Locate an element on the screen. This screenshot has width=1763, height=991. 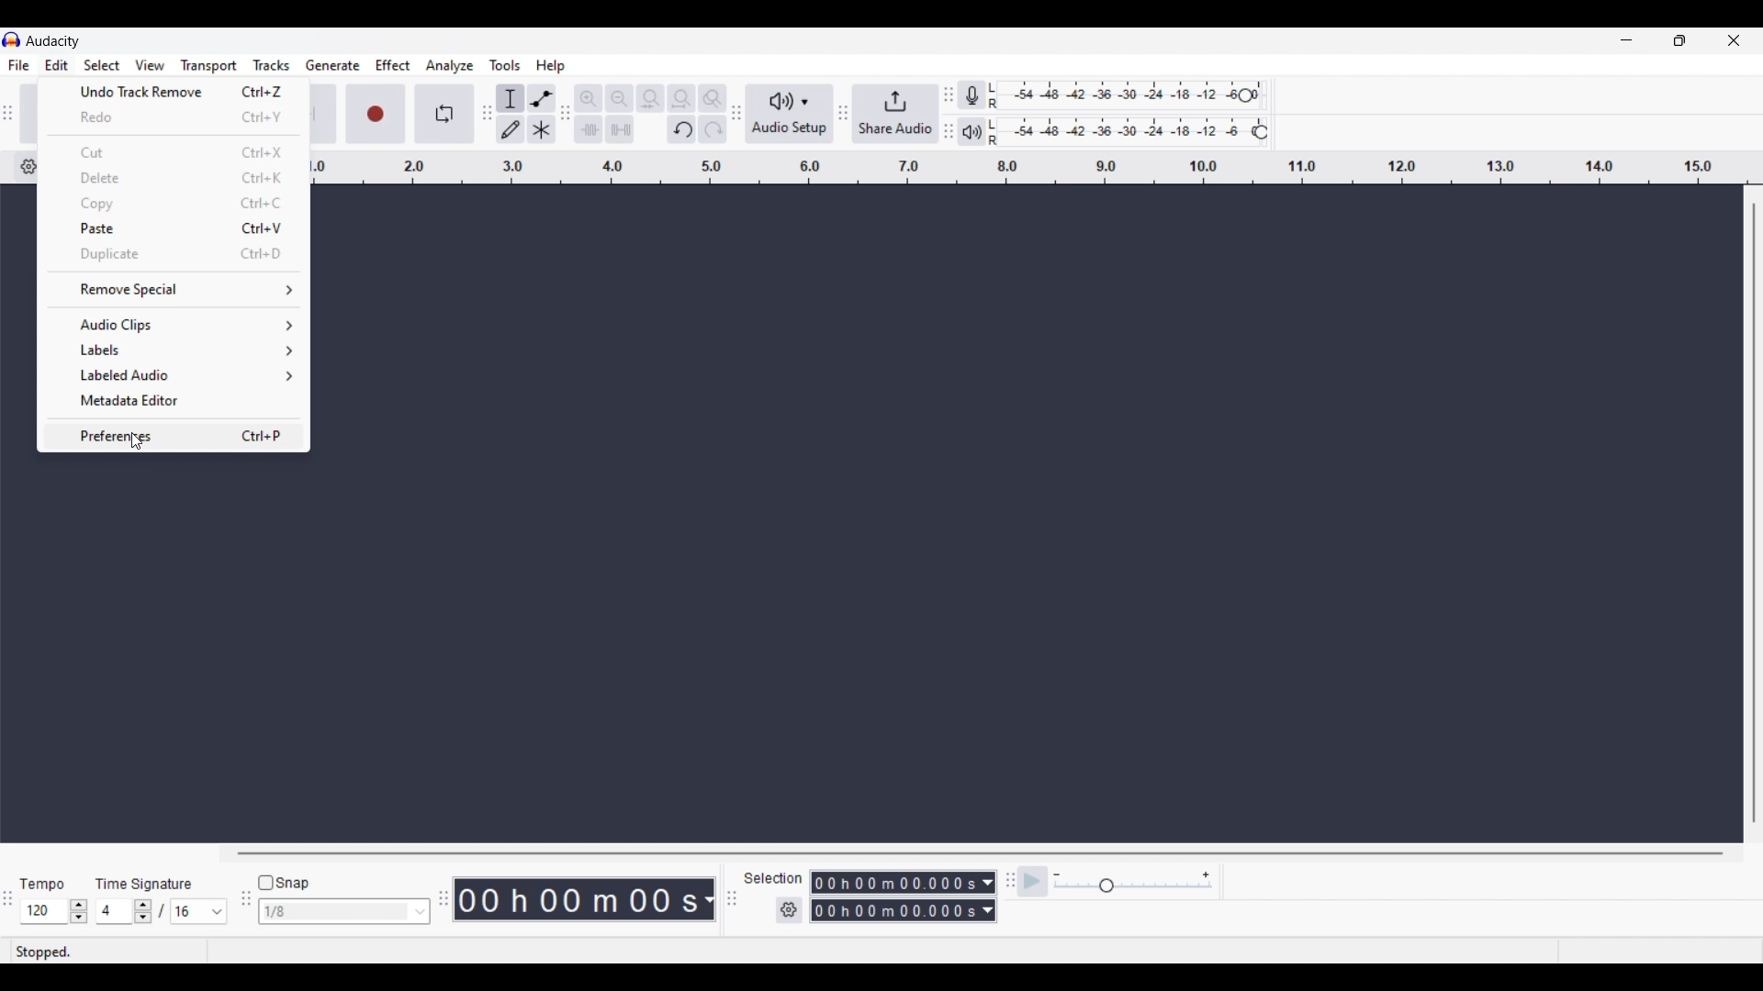
Selected time signature is located at coordinates (116, 912).